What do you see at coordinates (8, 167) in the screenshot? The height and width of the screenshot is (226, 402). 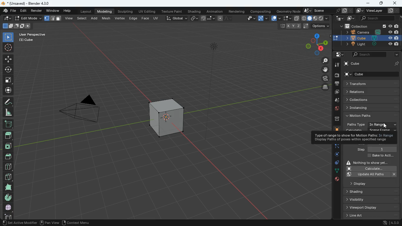 I see `blocks` at bounding box center [8, 167].